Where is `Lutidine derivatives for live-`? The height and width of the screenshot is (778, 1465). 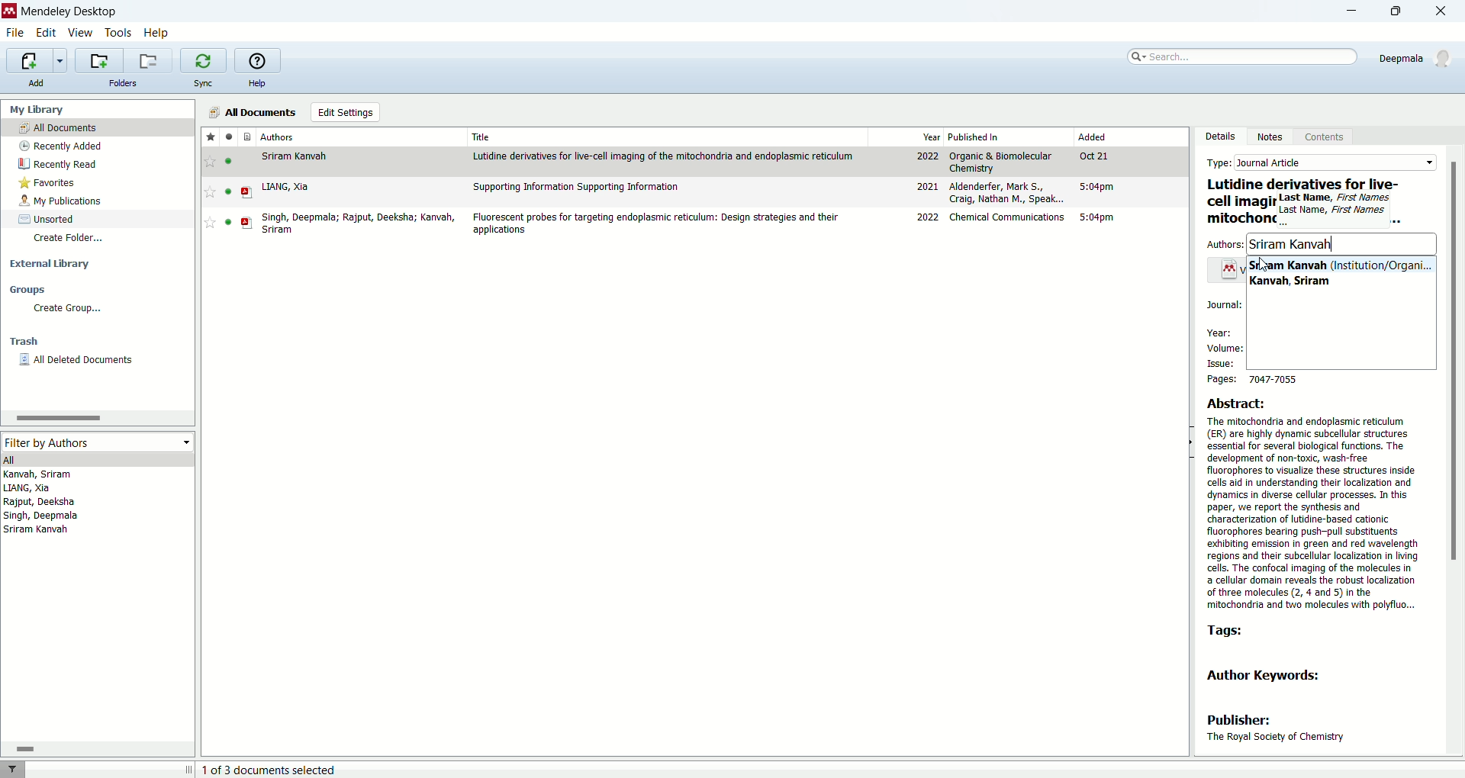 Lutidine derivatives for live- is located at coordinates (1304, 185).